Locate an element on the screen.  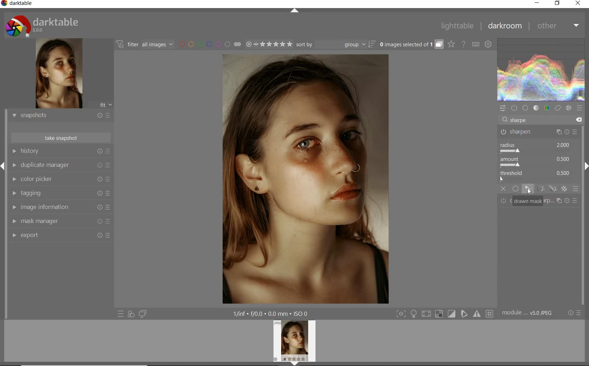
darkroom is located at coordinates (505, 27).